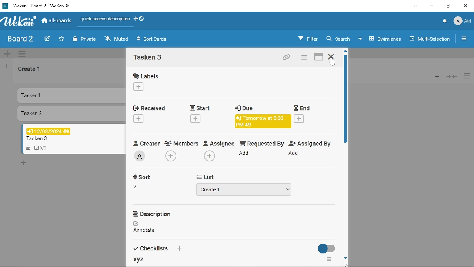 The width and height of the screenshot is (474, 267). Describe the element at coordinates (23, 162) in the screenshot. I see `Add` at that location.